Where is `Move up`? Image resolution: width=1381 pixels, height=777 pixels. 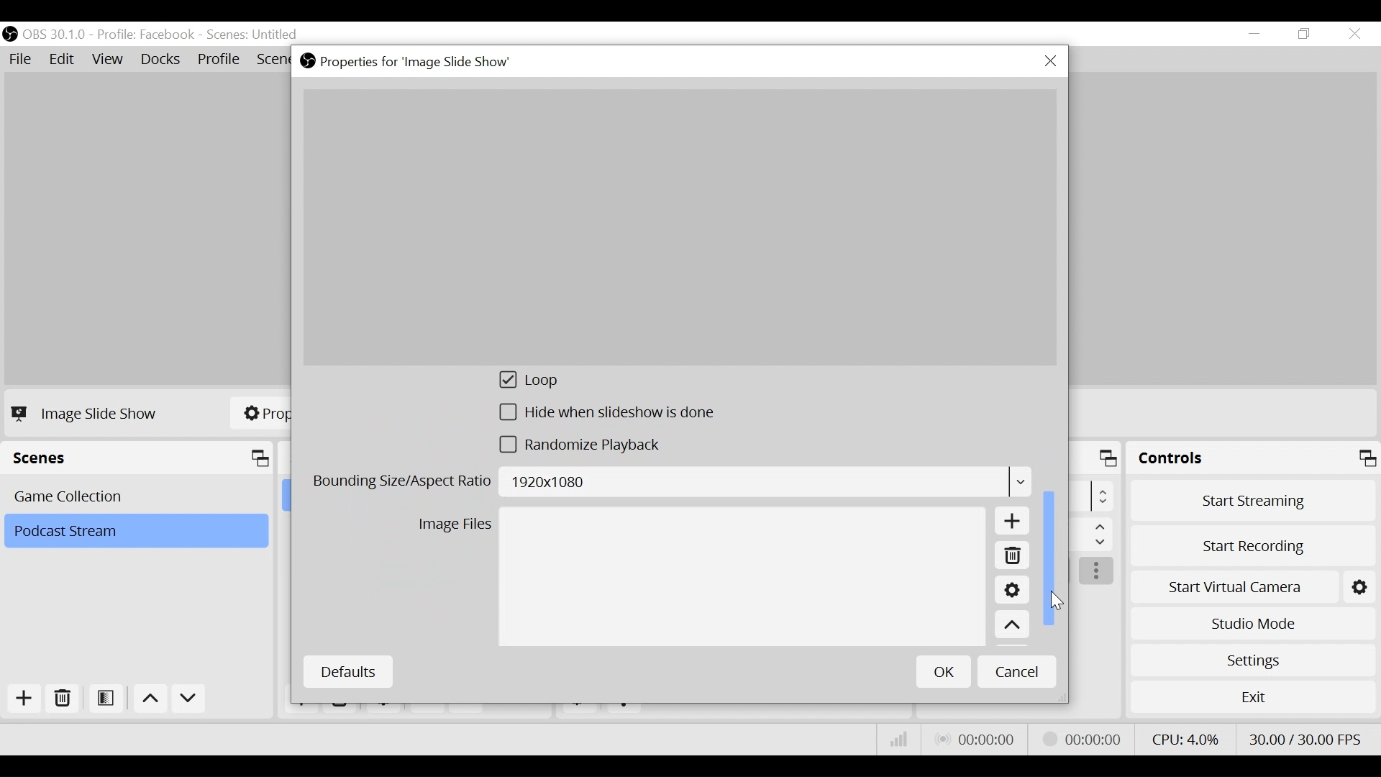
Move up is located at coordinates (152, 701).